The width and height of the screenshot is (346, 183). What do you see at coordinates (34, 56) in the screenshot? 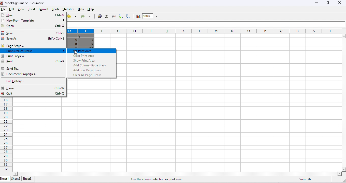
I see `print preview` at bounding box center [34, 56].